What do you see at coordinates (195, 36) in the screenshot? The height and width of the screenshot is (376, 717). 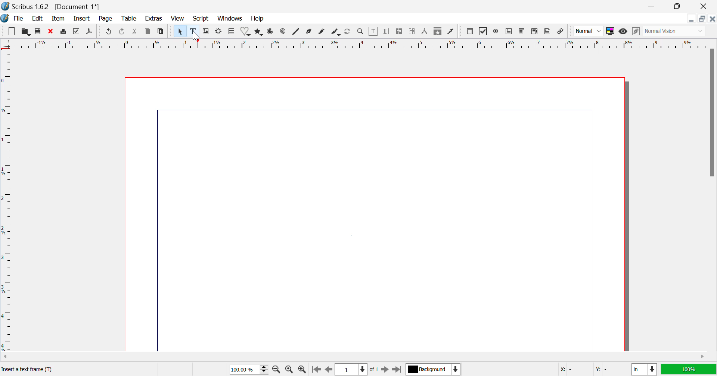 I see `Cursor ` at bounding box center [195, 36].